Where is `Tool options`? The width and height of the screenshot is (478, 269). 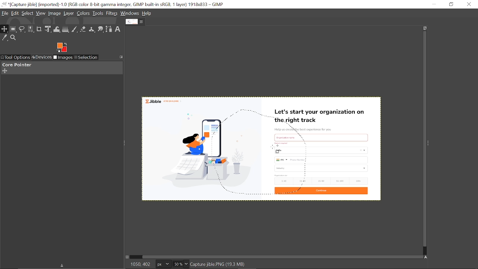
Tool options is located at coordinates (15, 58).